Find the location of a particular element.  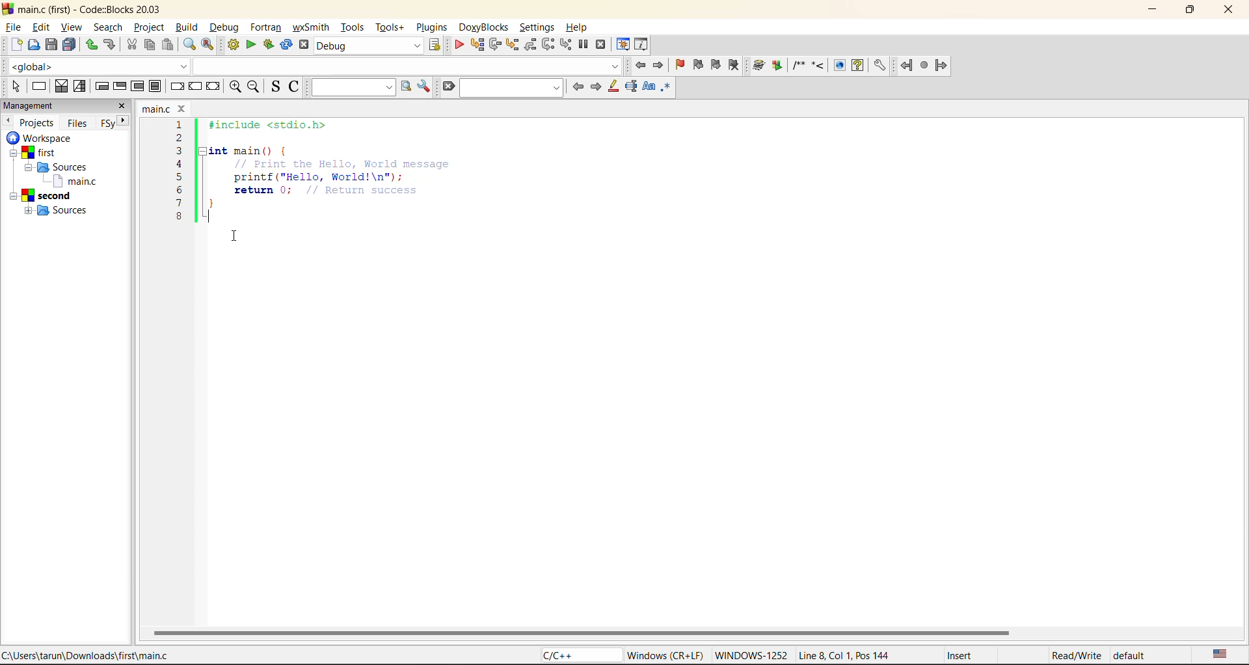

First is located at coordinates (42, 152).